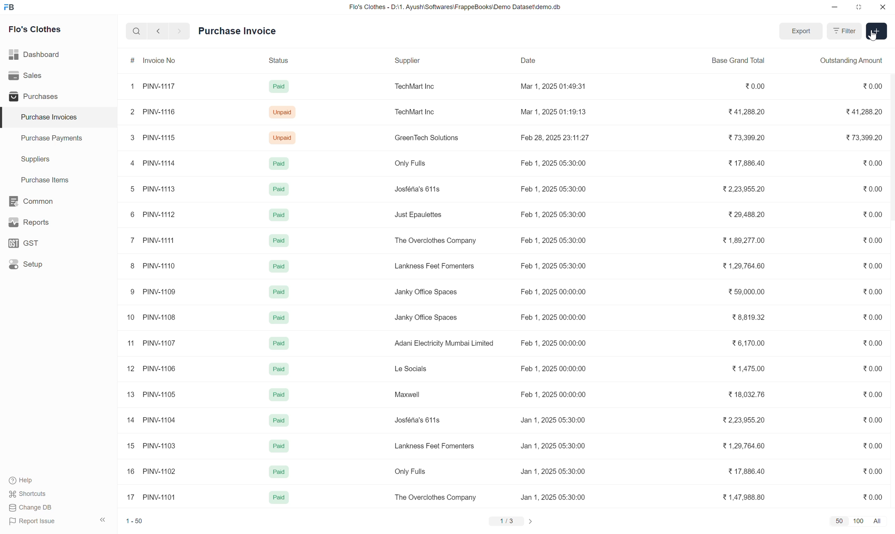 The image size is (895, 534). I want to click on 0.00, so click(873, 368).